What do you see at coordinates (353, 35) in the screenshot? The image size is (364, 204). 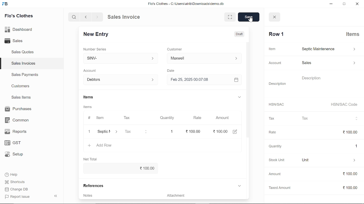 I see `Items` at bounding box center [353, 35].